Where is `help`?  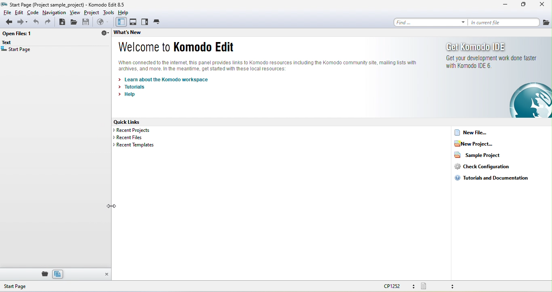 help is located at coordinates (129, 96).